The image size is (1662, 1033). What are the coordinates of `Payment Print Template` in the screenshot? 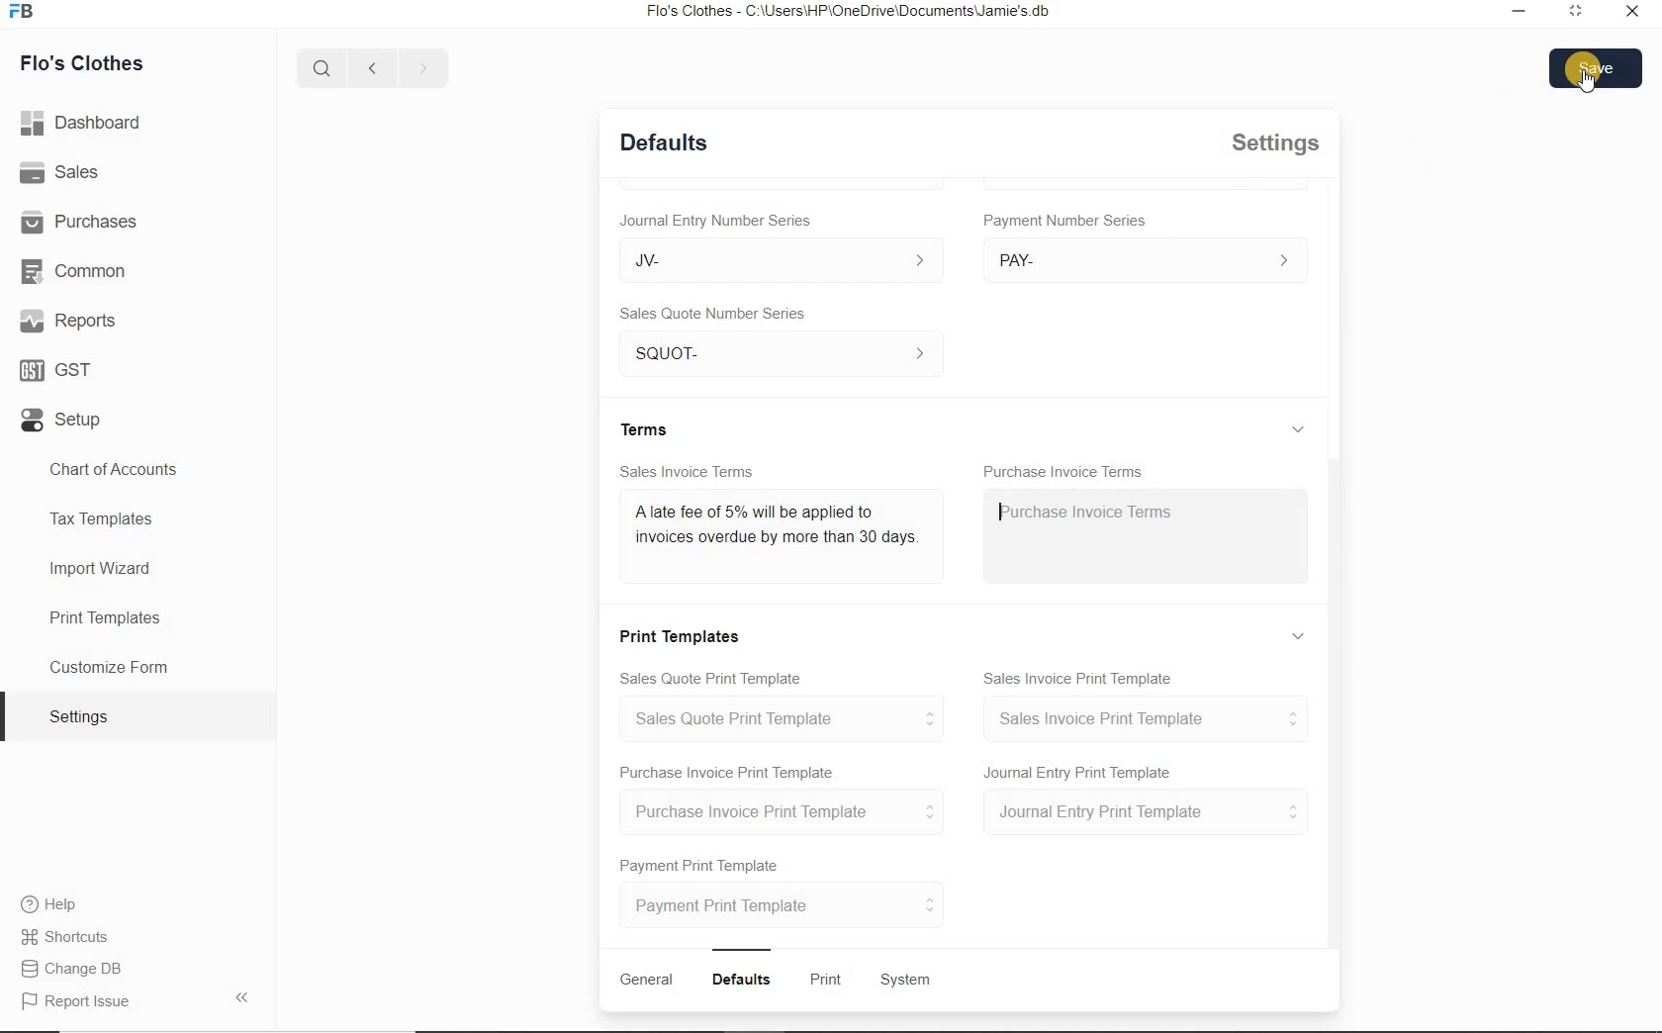 It's located at (785, 904).